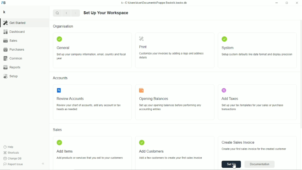  I want to click on Common, so click(13, 58).